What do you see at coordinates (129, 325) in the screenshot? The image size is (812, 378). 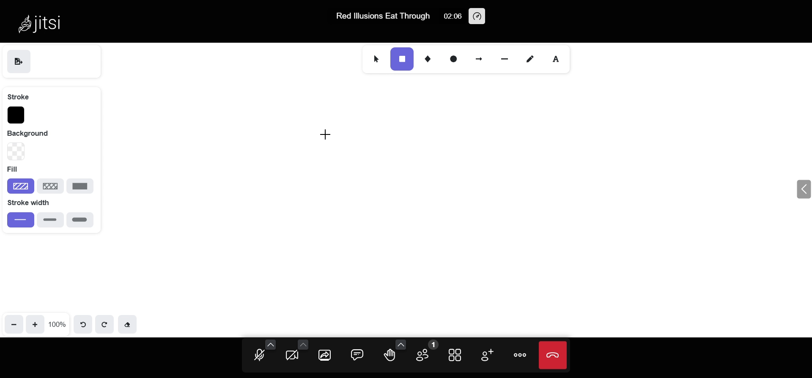 I see `eraser` at bounding box center [129, 325].